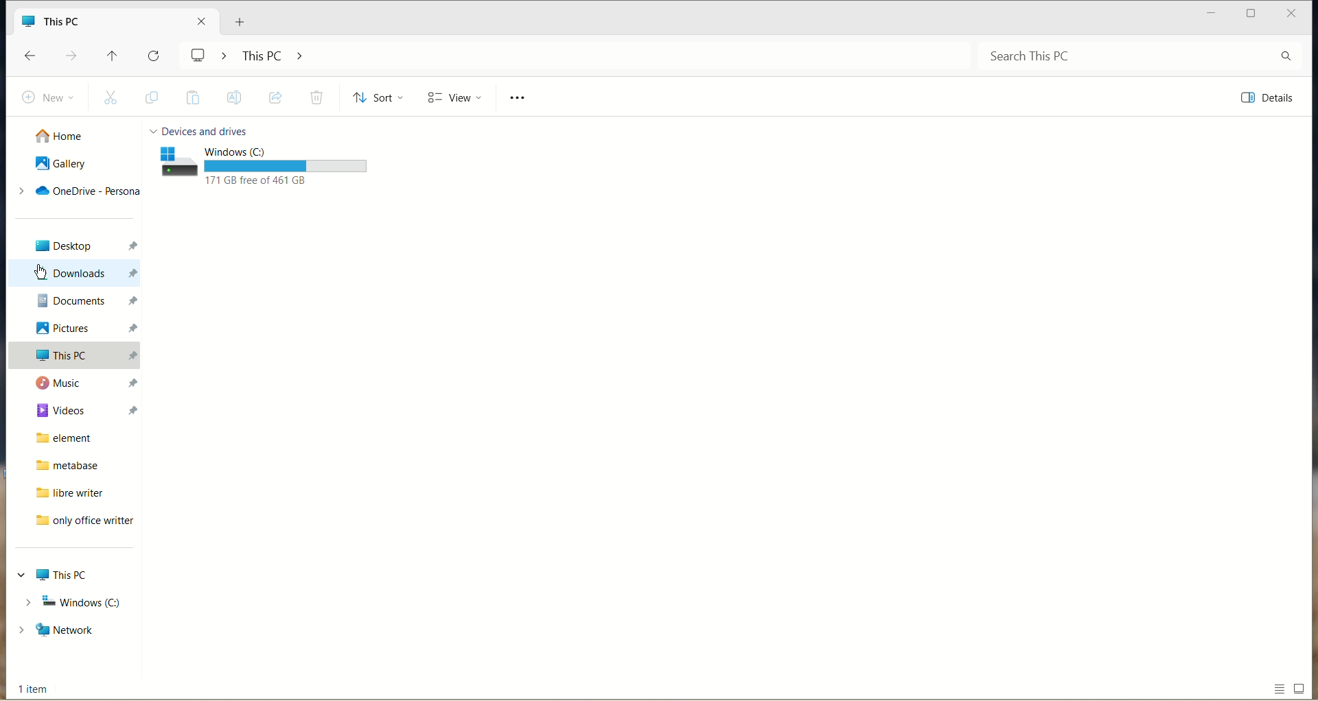  I want to click on downloads, so click(78, 272).